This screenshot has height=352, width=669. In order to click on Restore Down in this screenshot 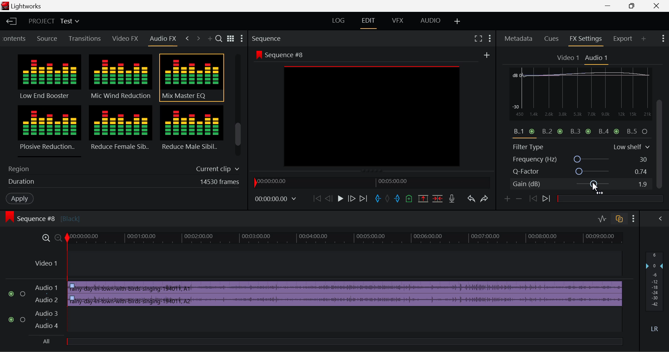, I will do `click(611, 6)`.